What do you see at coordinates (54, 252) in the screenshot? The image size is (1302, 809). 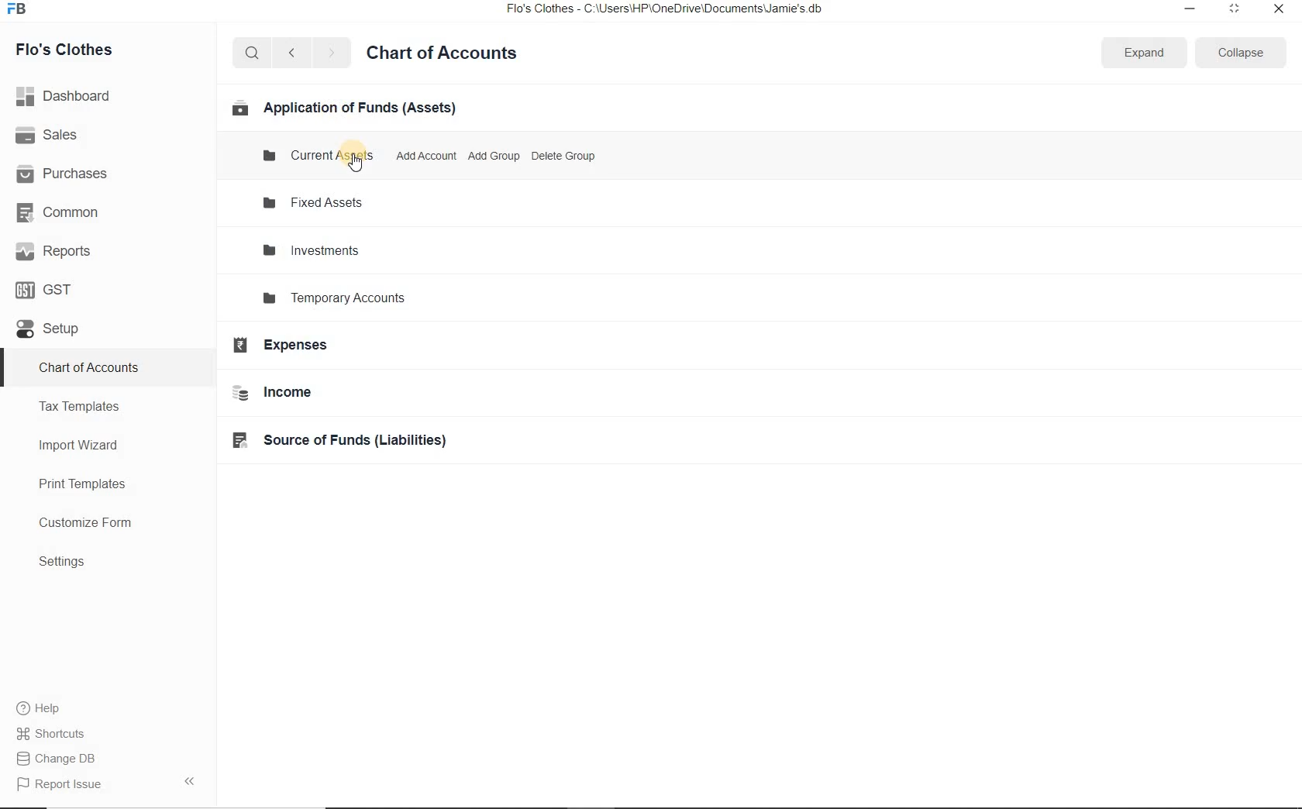 I see `Reports` at bounding box center [54, 252].